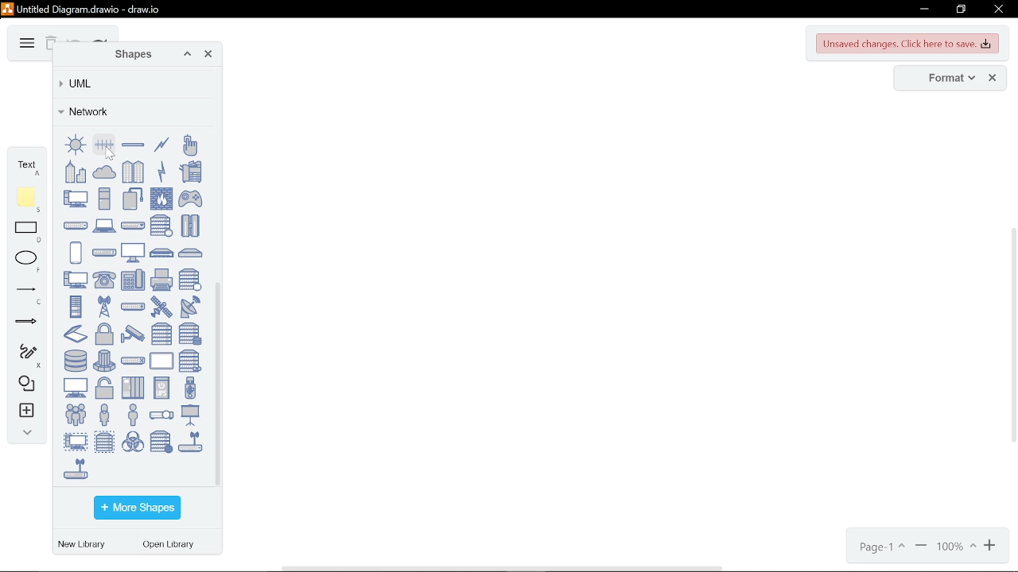  What do you see at coordinates (133, 334) in the screenshot?
I see `security camera` at bounding box center [133, 334].